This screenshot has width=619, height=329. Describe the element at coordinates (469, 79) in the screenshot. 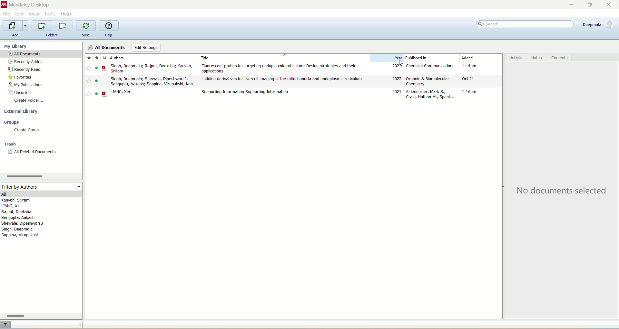

I see `Oct 21` at that location.